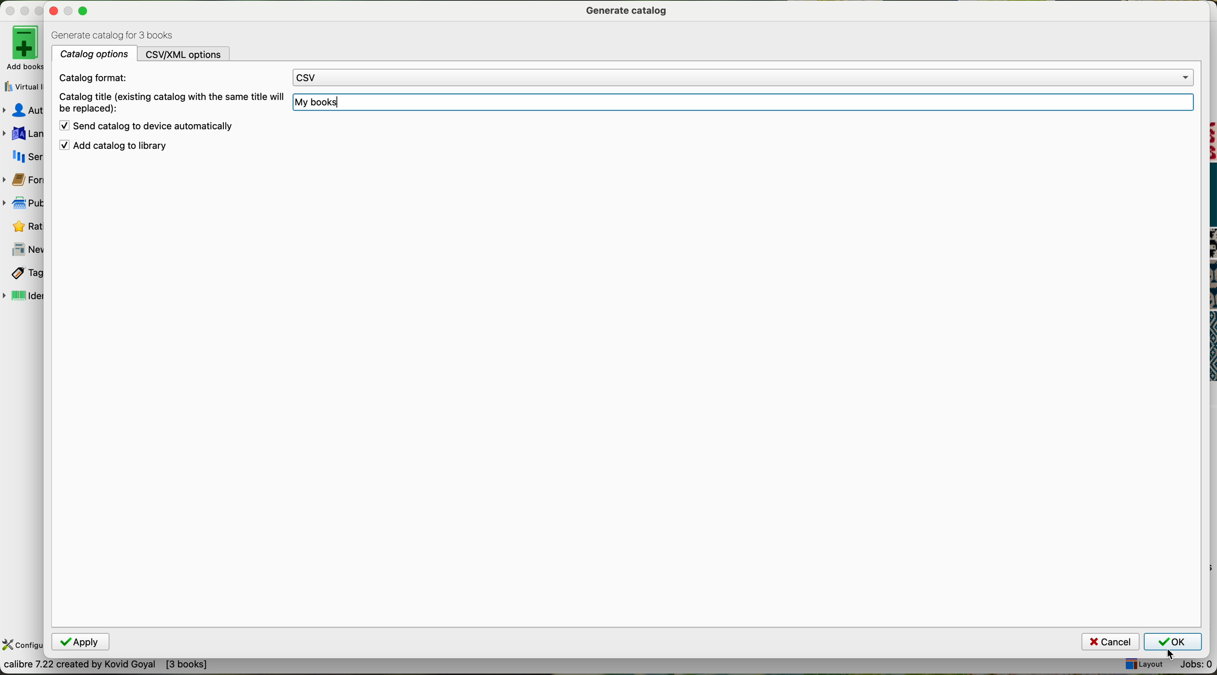 The image size is (1217, 675). I want to click on tags, so click(30, 272).